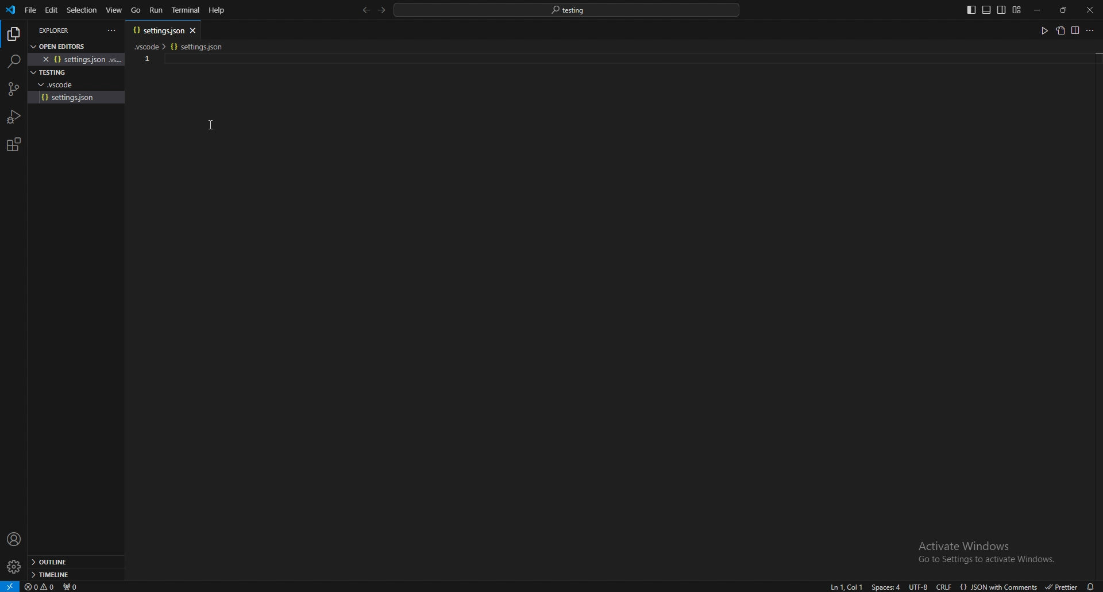  Describe the element at coordinates (1090, 10) in the screenshot. I see `close` at that location.